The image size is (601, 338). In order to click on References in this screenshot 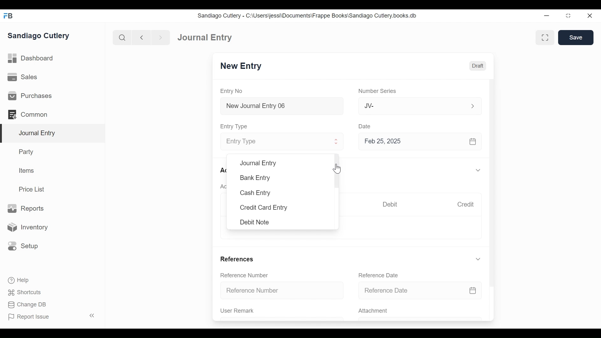, I will do `click(237, 259)`.